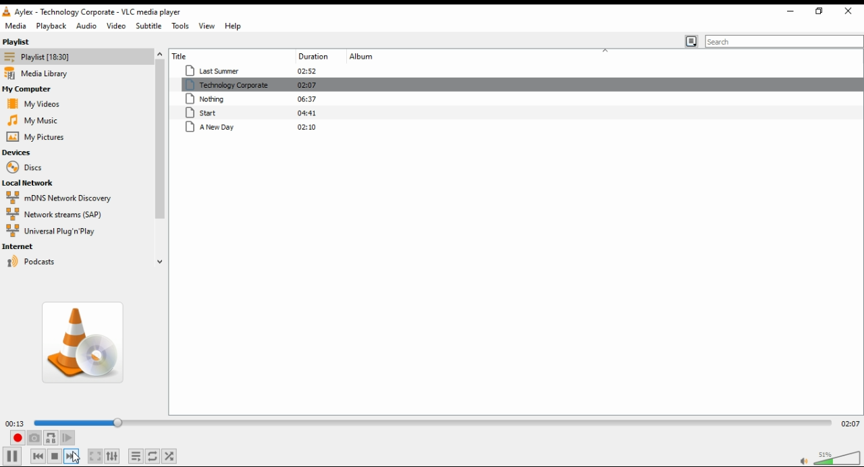 This screenshot has height=467, width=864. What do you see at coordinates (24, 152) in the screenshot?
I see `devices` at bounding box center [24, 152].